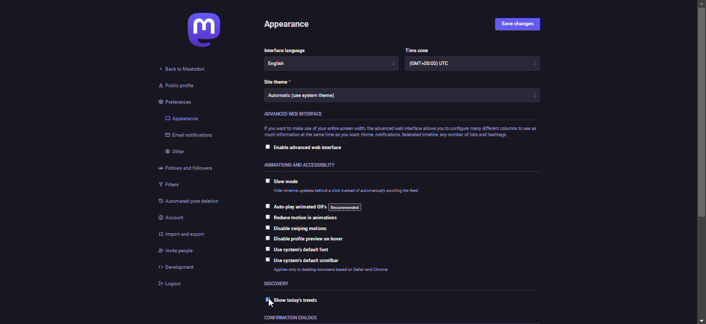 The height and width of the screenshot is (324, 706). I want to click on accessibility, so click(296, 165).